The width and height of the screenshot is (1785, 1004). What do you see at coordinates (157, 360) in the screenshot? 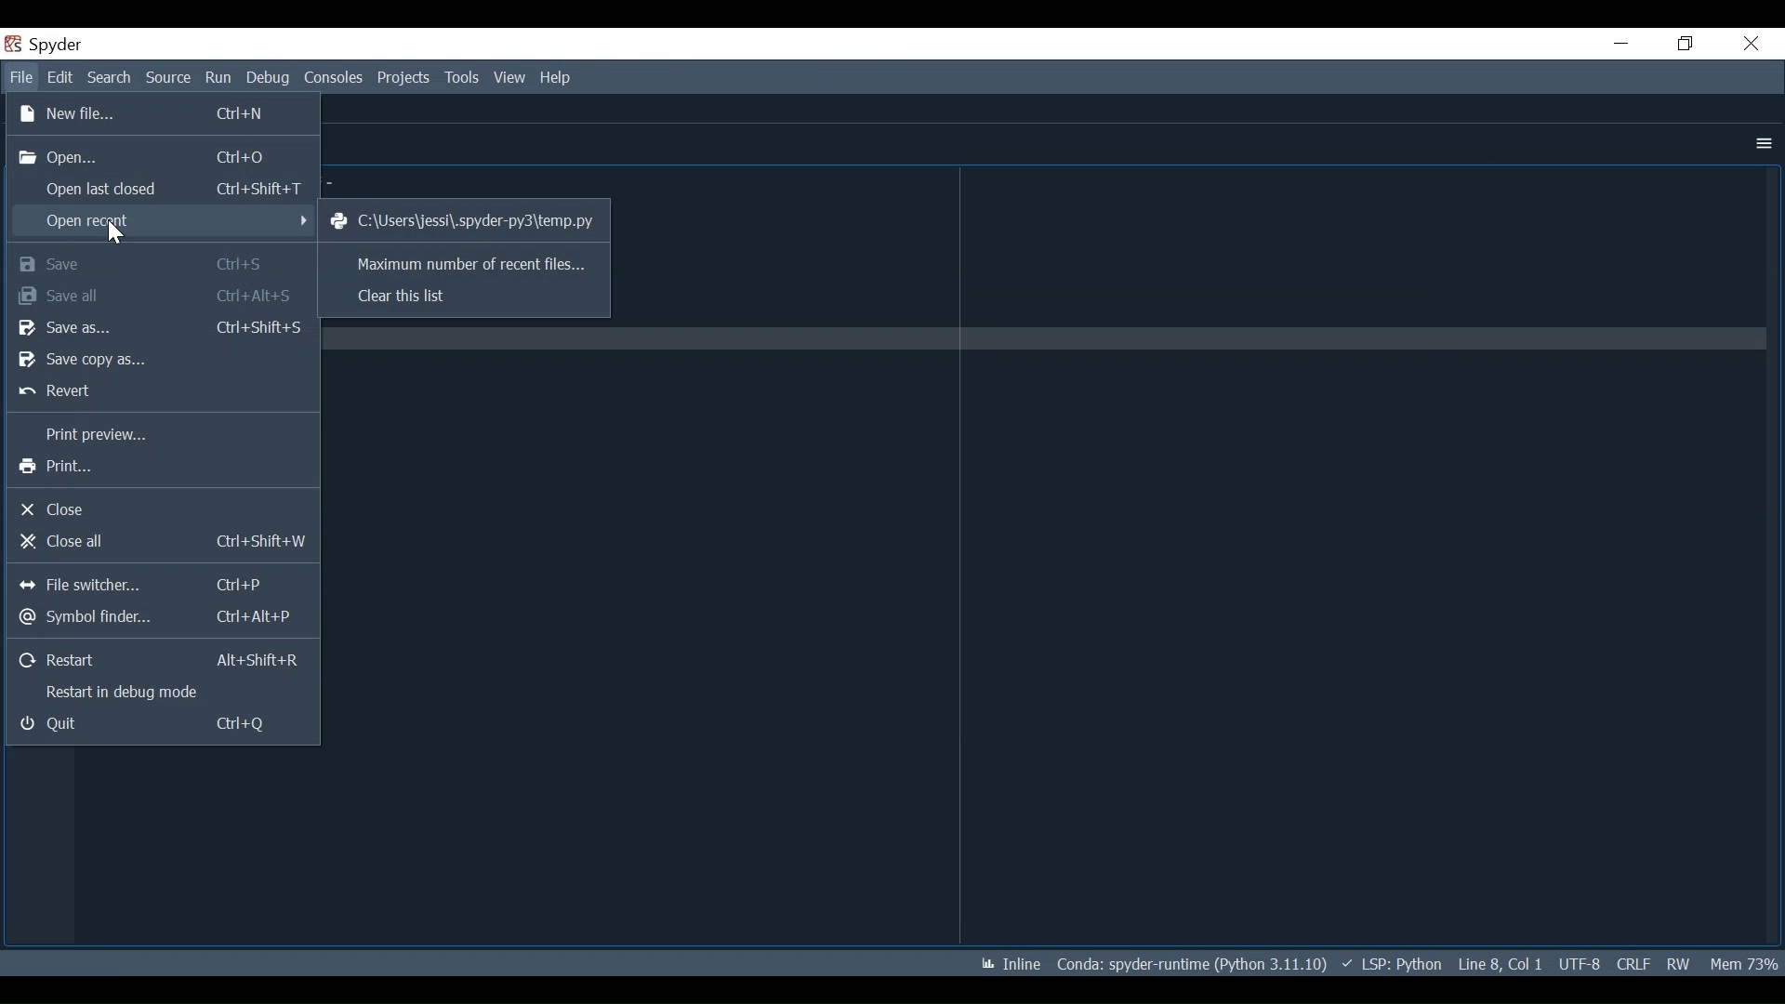
I see `Save Copy as` at bounding box center [157, 360].